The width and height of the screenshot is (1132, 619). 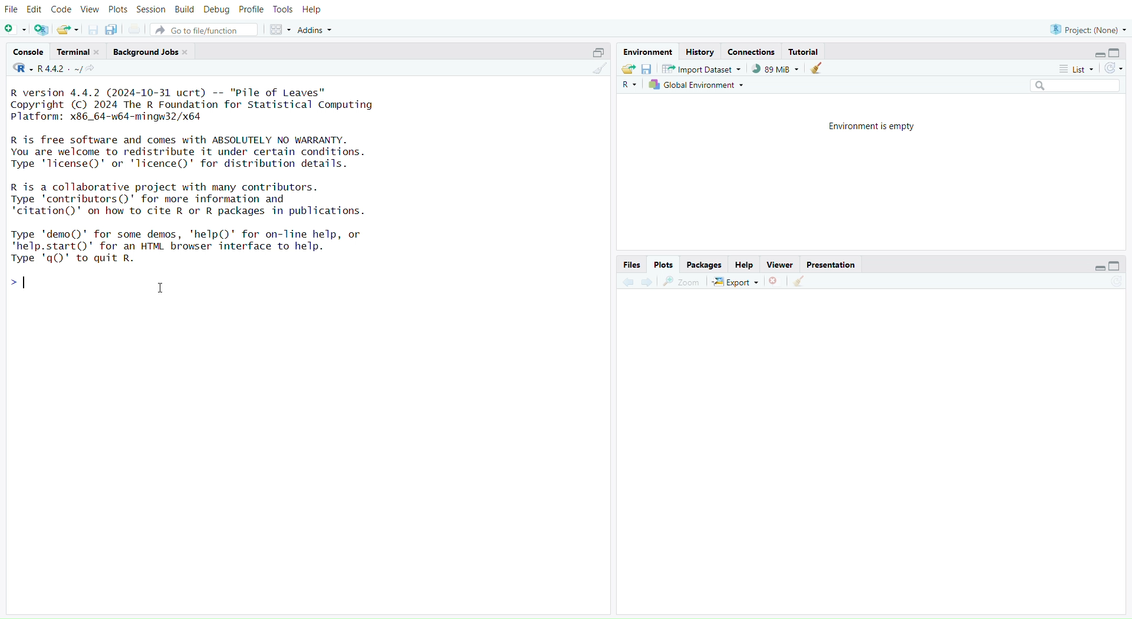 I want to click on Session, so click(x=152, y=9).